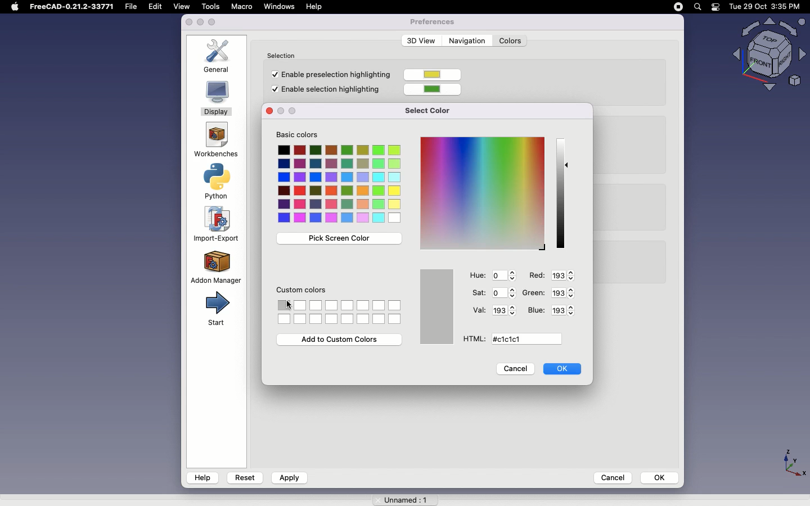  What do you see at coordinates (419, 40) in the screenshot?
I see `3D View` at bounding box center [419, 40].